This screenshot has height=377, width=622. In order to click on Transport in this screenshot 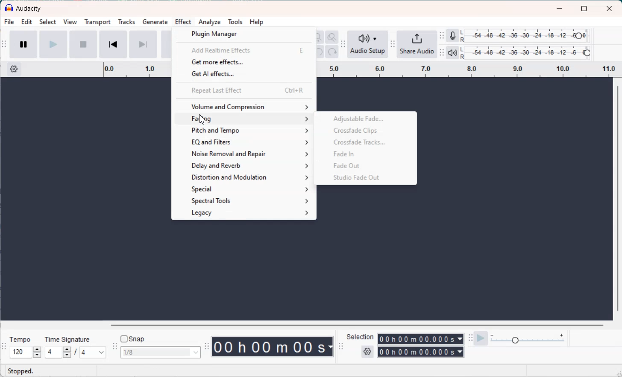, I will do `click(97, 23)`.